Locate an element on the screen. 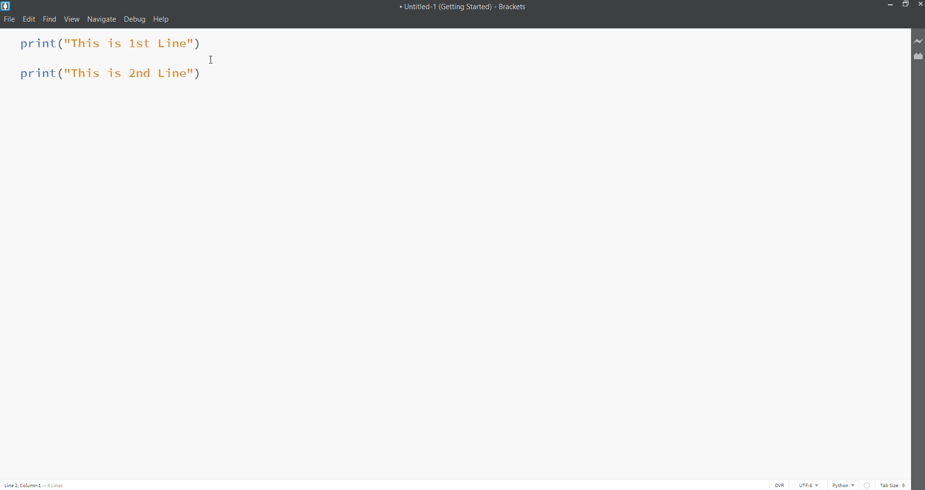 The height and width of the screenshot is (490, 925). Live Preview is located at coordinates (918, 41).